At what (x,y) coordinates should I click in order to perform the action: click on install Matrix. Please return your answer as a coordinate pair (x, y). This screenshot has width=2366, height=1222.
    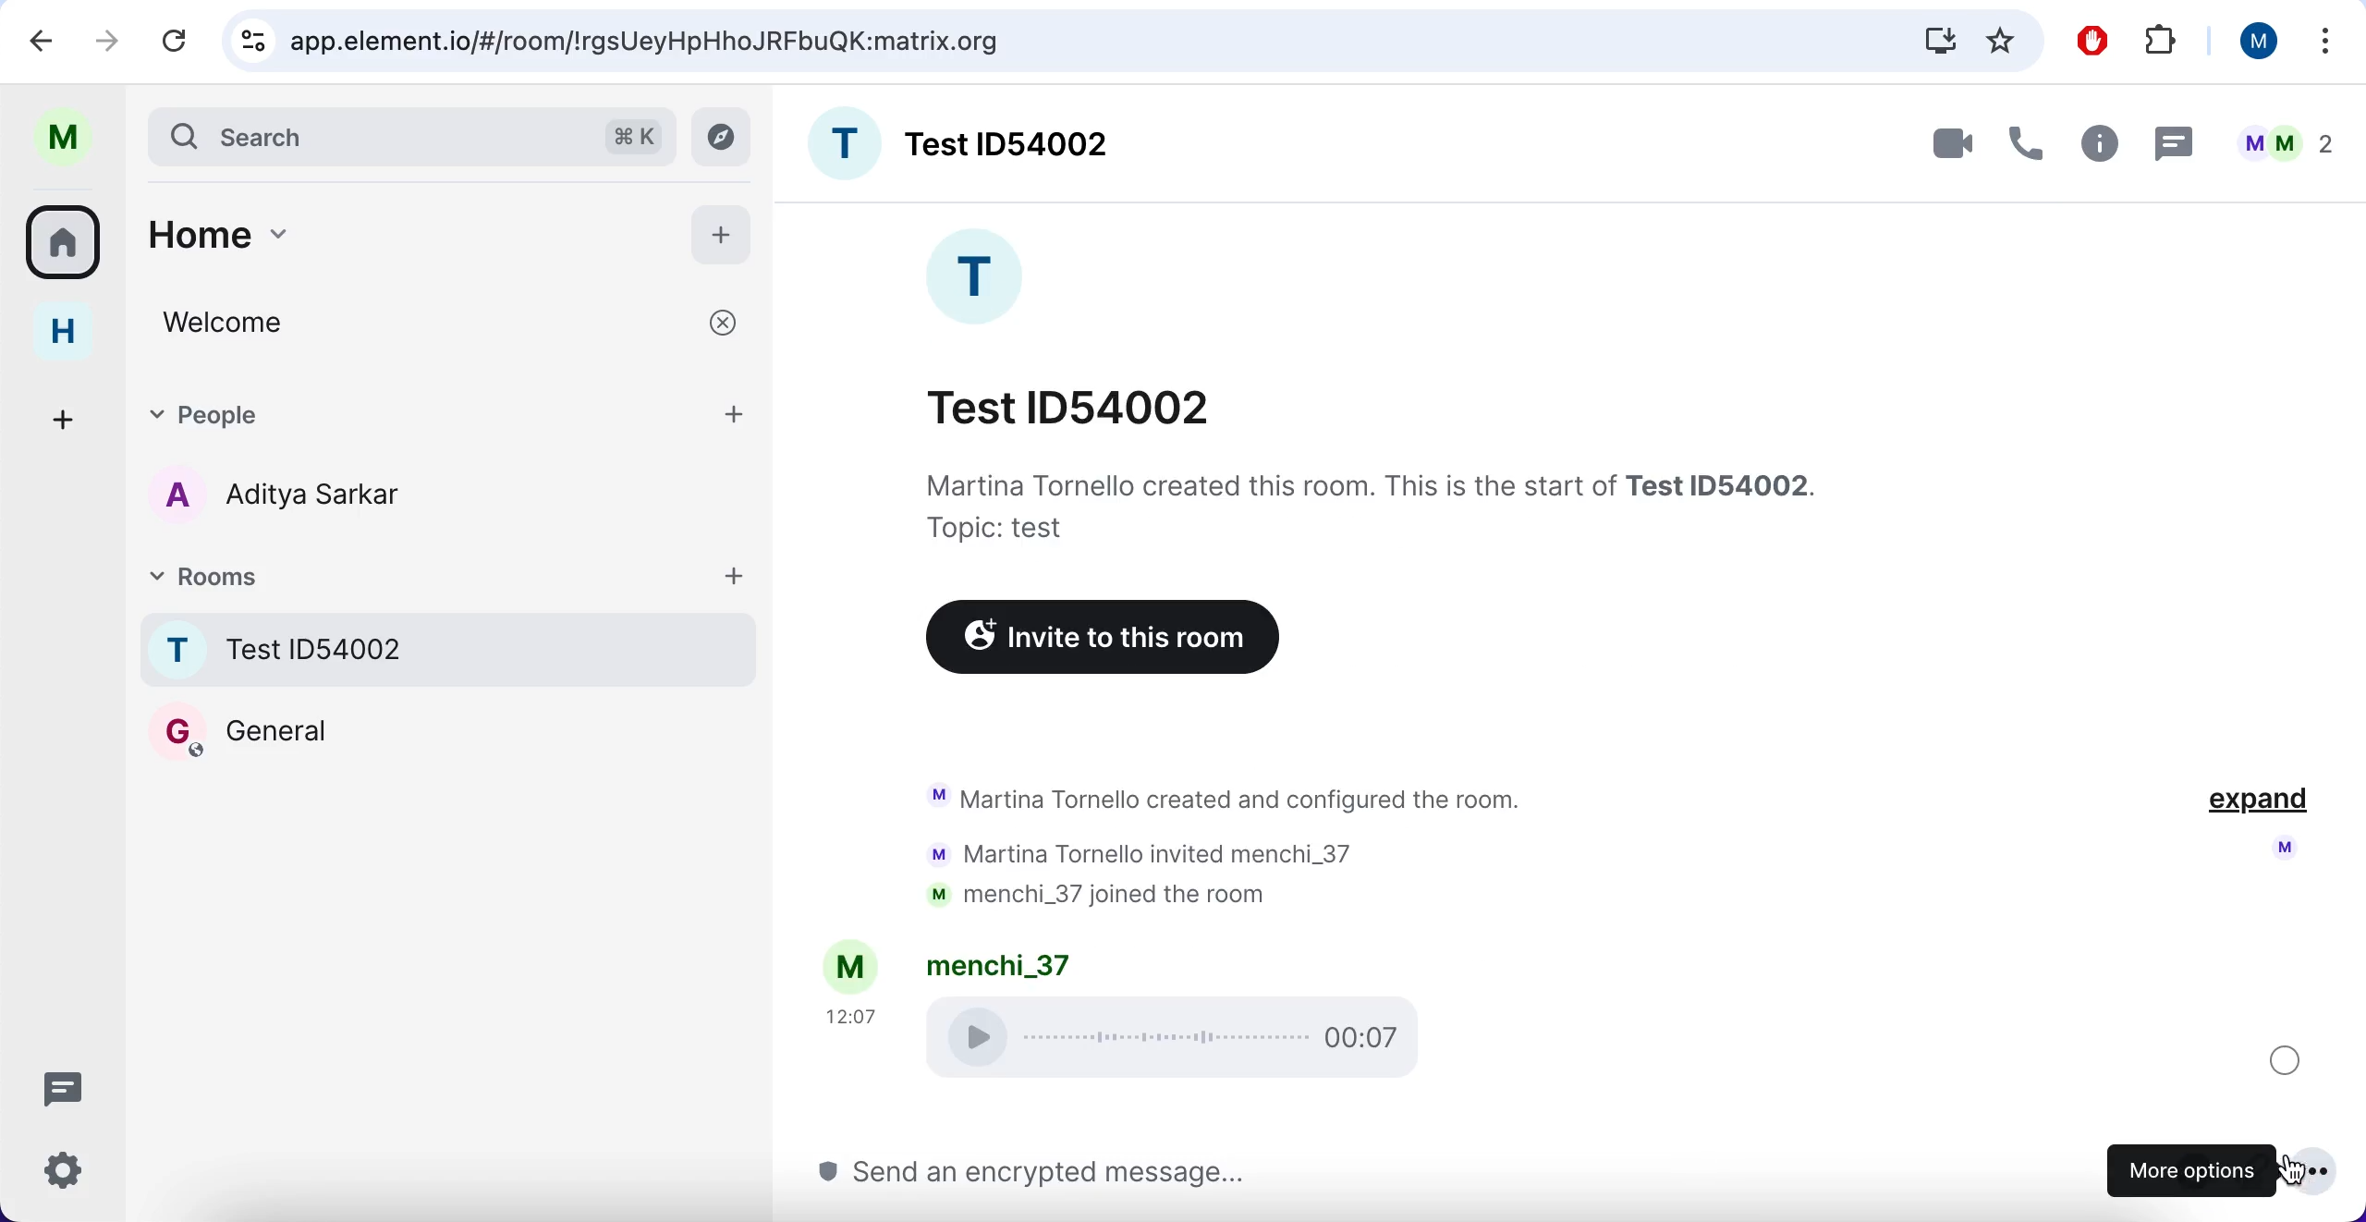
    Looking at the image, I should click on (1940, 40).